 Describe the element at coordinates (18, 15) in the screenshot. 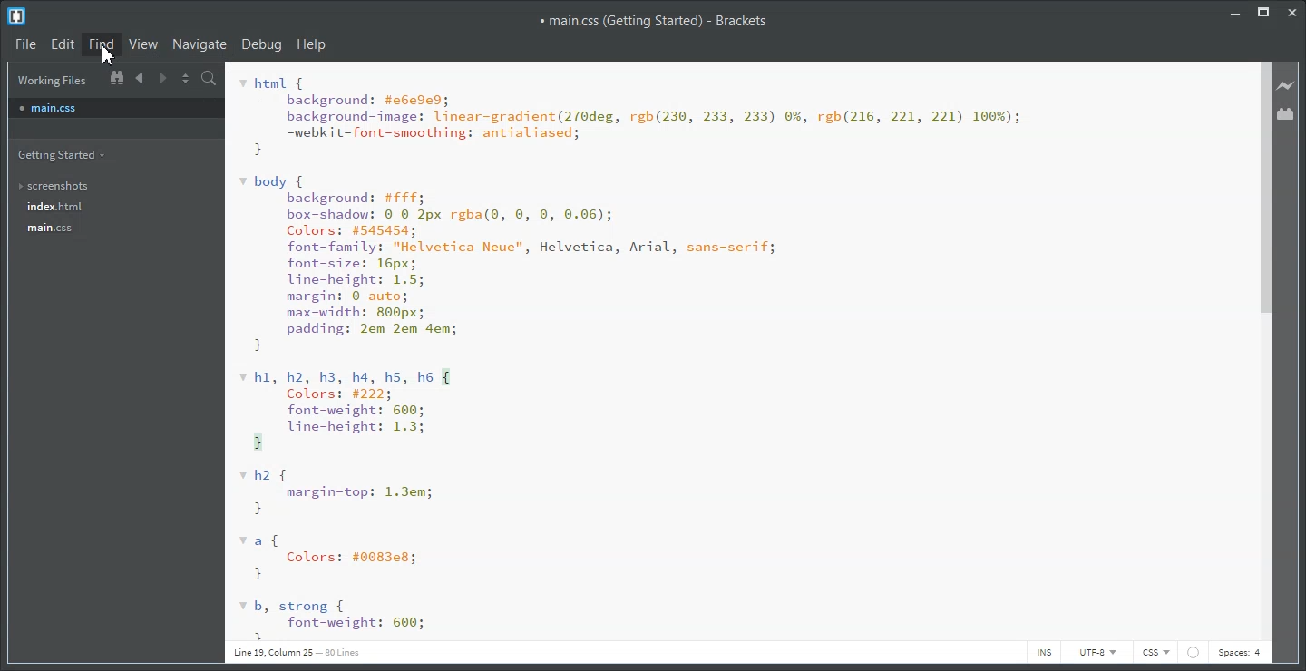

I see `Logo` at that location.